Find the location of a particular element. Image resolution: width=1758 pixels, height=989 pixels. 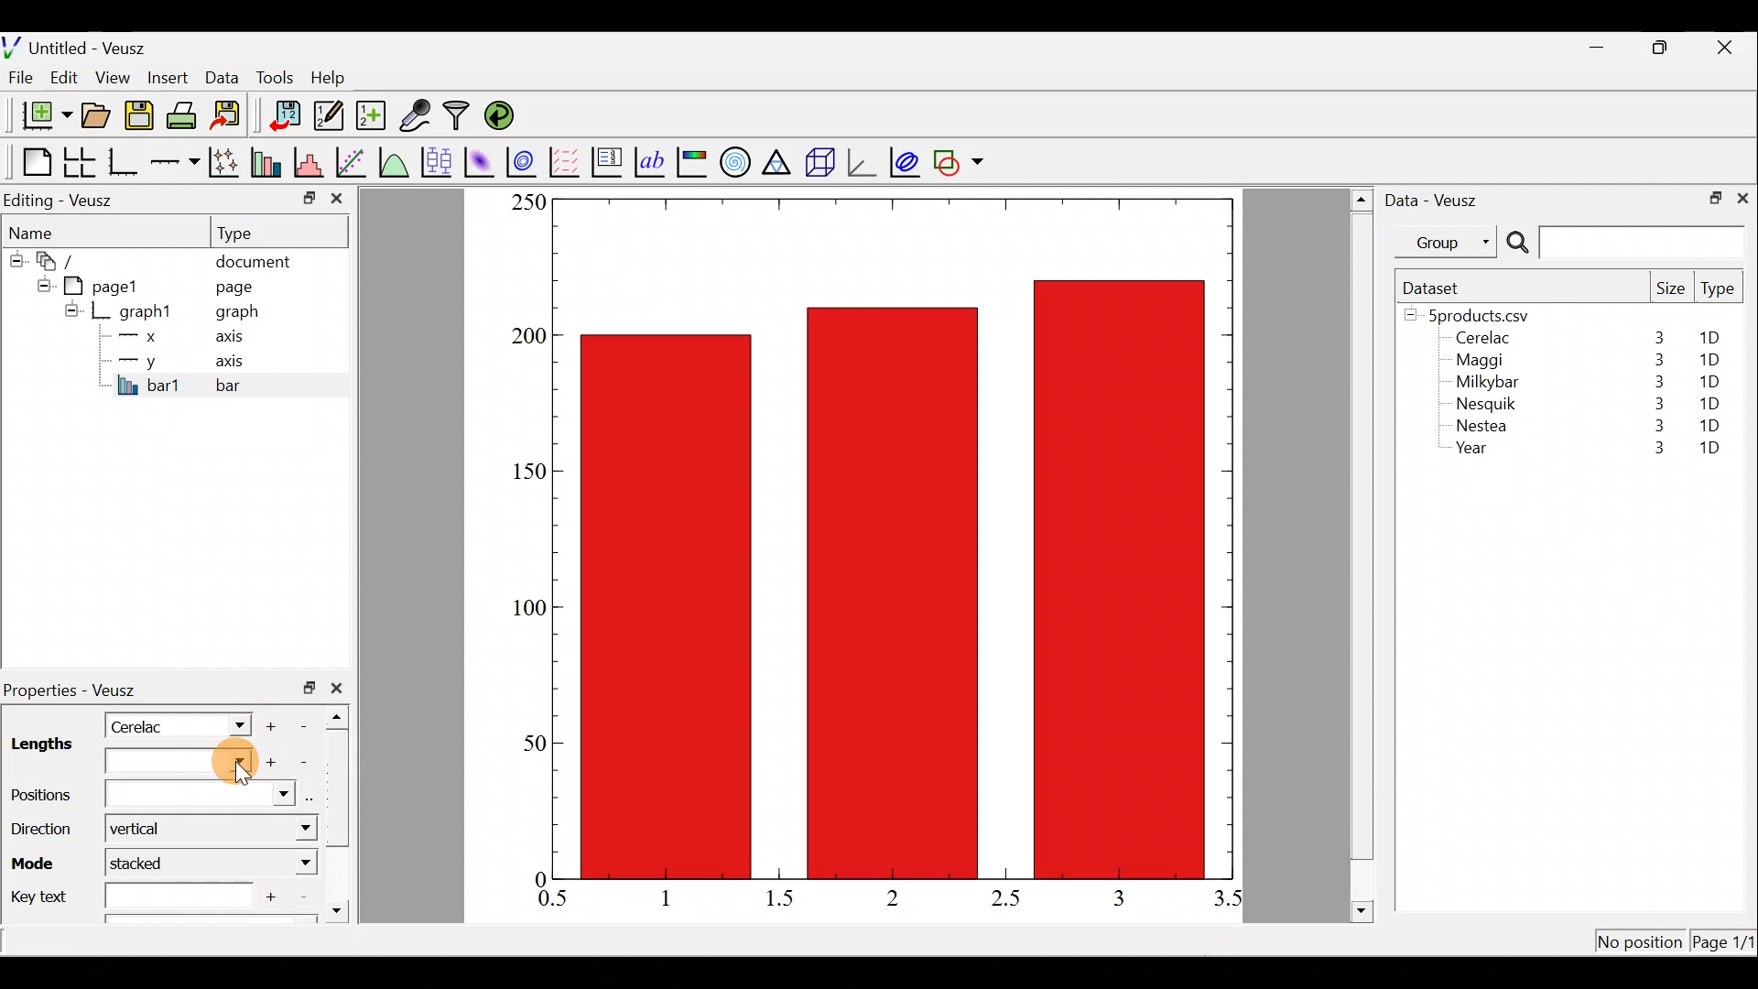

hide is located at coordinates (40, 283).